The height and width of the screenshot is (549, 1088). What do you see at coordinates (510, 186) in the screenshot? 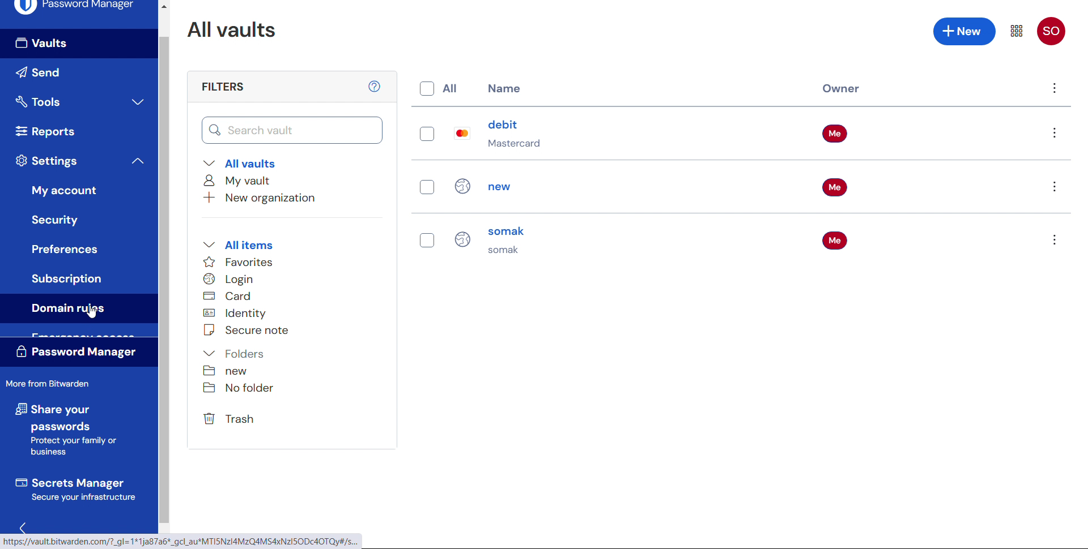
I see `new` at bounding box center [510, 186].